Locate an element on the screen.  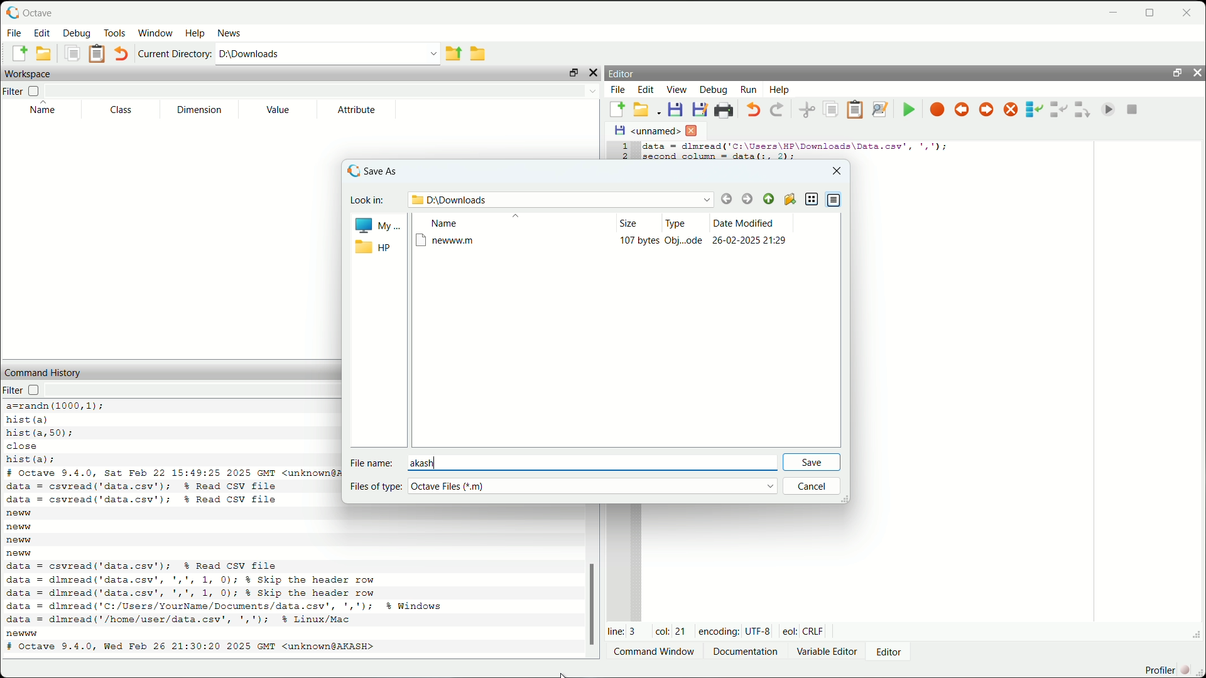
new is located at coordinates (29, 634).